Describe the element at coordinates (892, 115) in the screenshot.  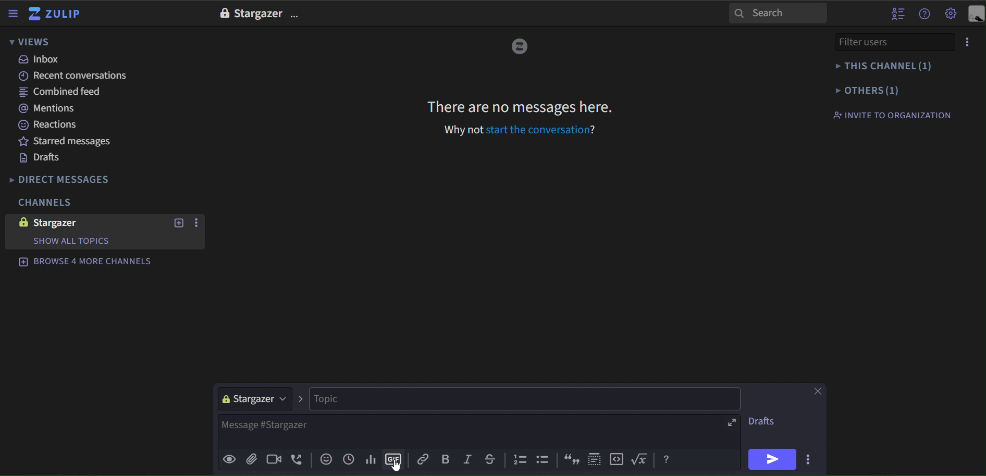
I see `Invite to Organization` at that location.